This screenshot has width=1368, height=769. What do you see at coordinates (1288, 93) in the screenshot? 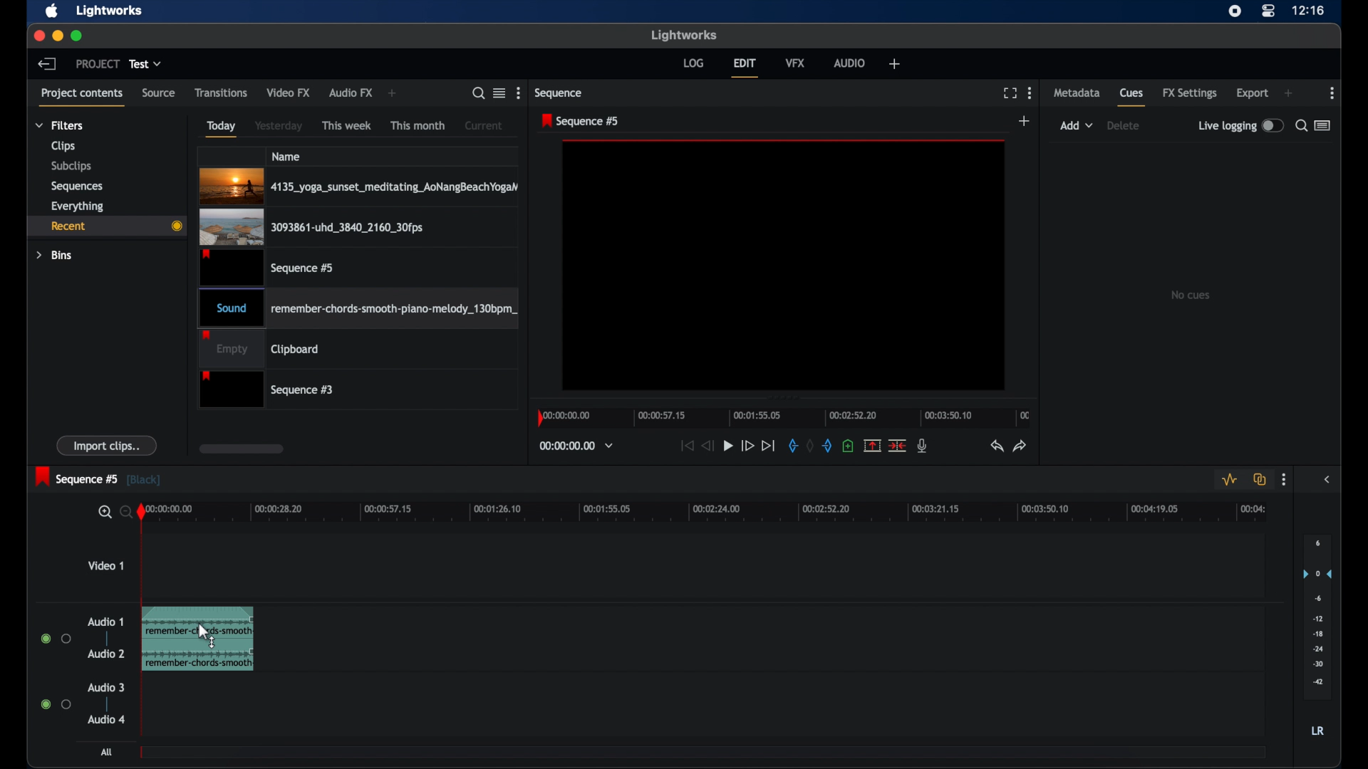
I see `add` at bounding box center [1288, 93].